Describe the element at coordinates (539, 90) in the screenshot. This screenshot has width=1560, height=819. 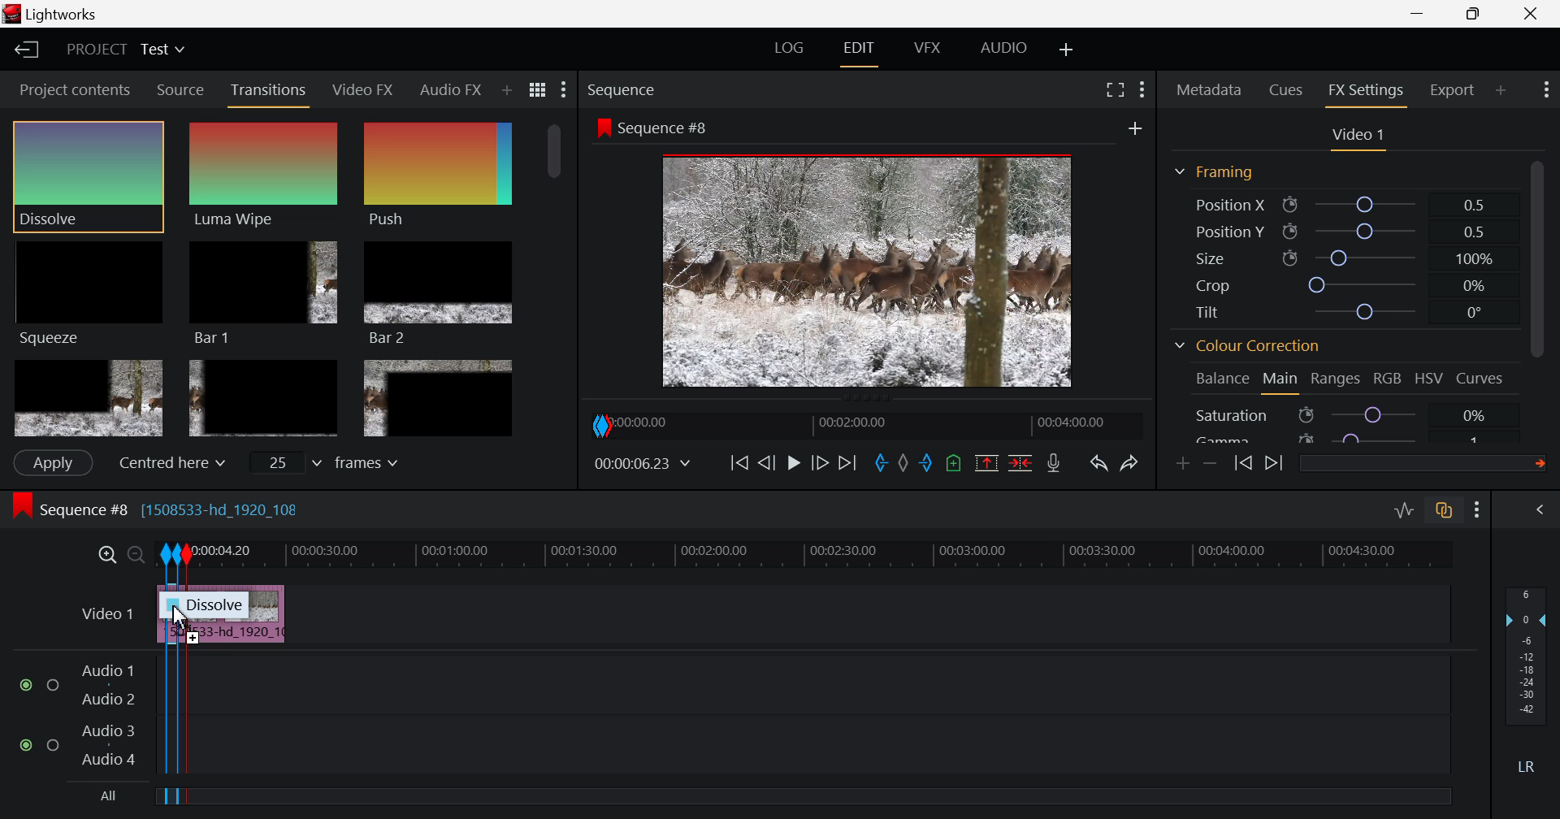
I see `Toggle between list and title view` at that location.